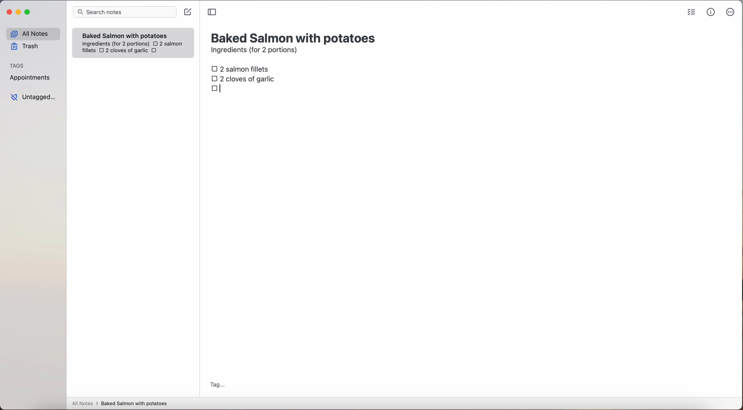 The width and height of the screenshot is (743, 410). What do you see at coordinates (213, 12) in the screenshot?
I see `toggle sidebar` at bounding box center [213, 12].